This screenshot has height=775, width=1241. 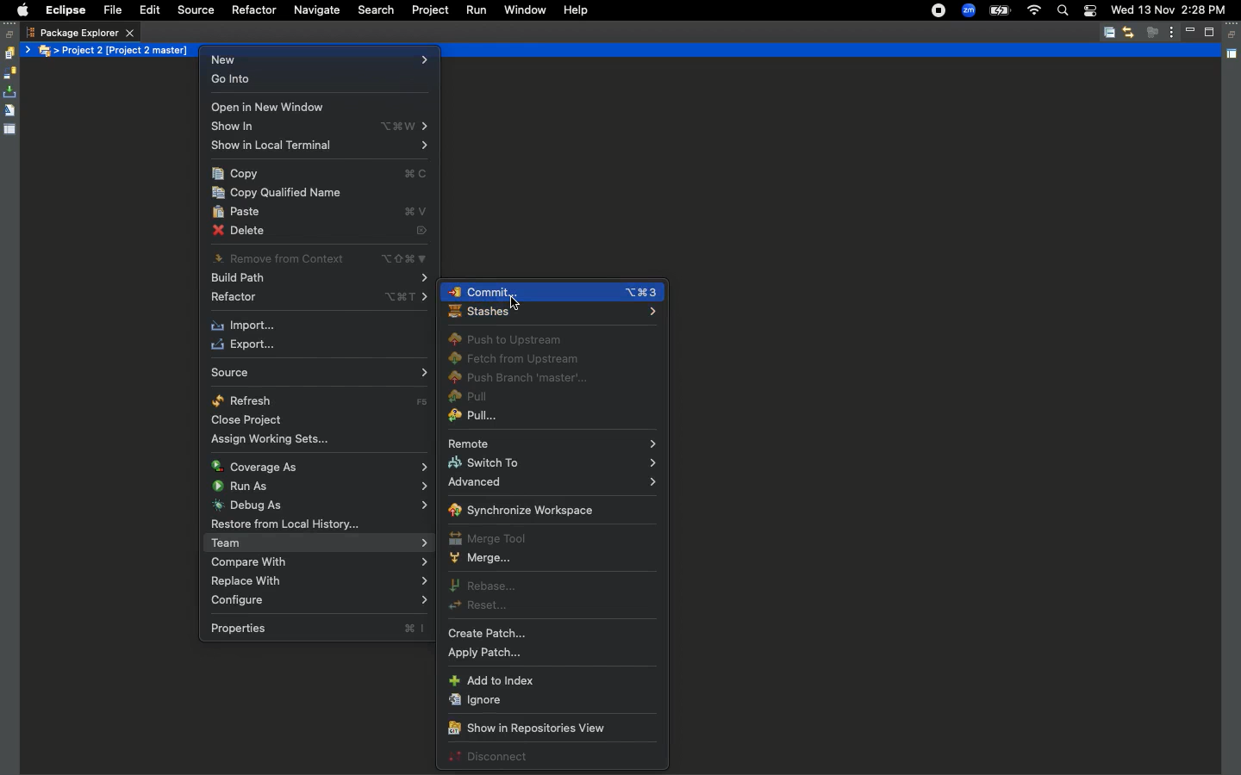 What do you see at coordinates (552, 443) in the screenshot?
I see `Remote` at bounding box center [552, 443].